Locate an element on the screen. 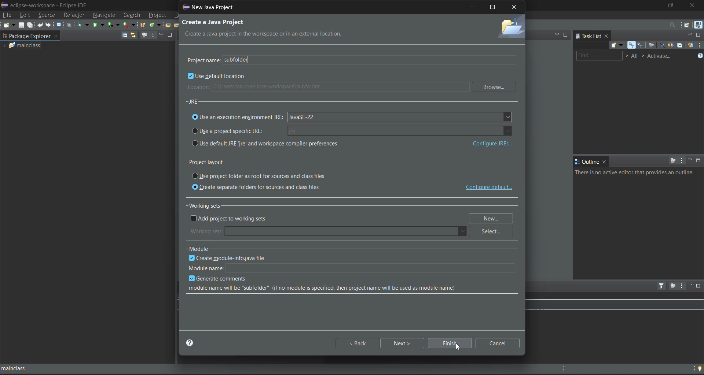 This screenshot has height=375, width=704. configure default is located at coordinates (489, 188).